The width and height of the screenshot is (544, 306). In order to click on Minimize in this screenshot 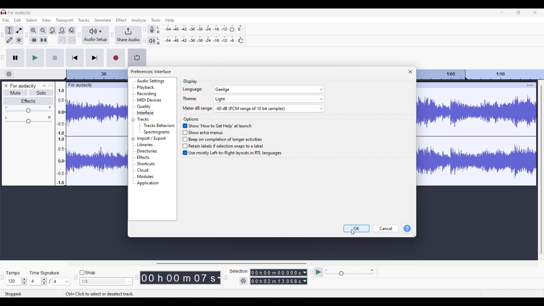, I will do `click(502, 12)`.